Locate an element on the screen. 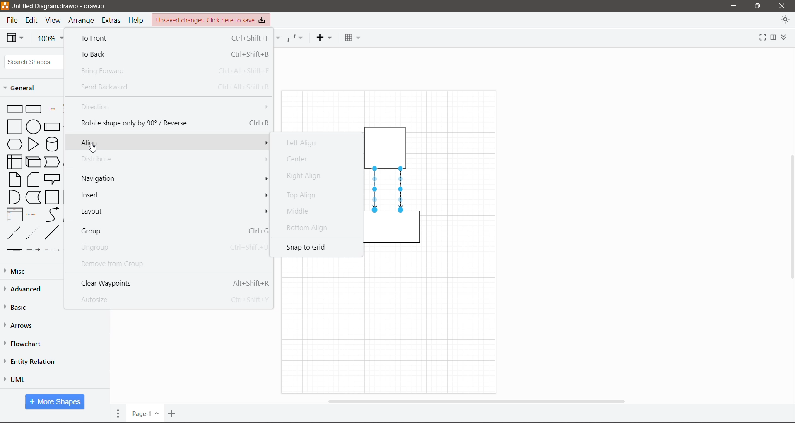 Image resolution: width=795 pixels, height=423 pixels. connector with 2 labels is located at coordinates (52, 250).